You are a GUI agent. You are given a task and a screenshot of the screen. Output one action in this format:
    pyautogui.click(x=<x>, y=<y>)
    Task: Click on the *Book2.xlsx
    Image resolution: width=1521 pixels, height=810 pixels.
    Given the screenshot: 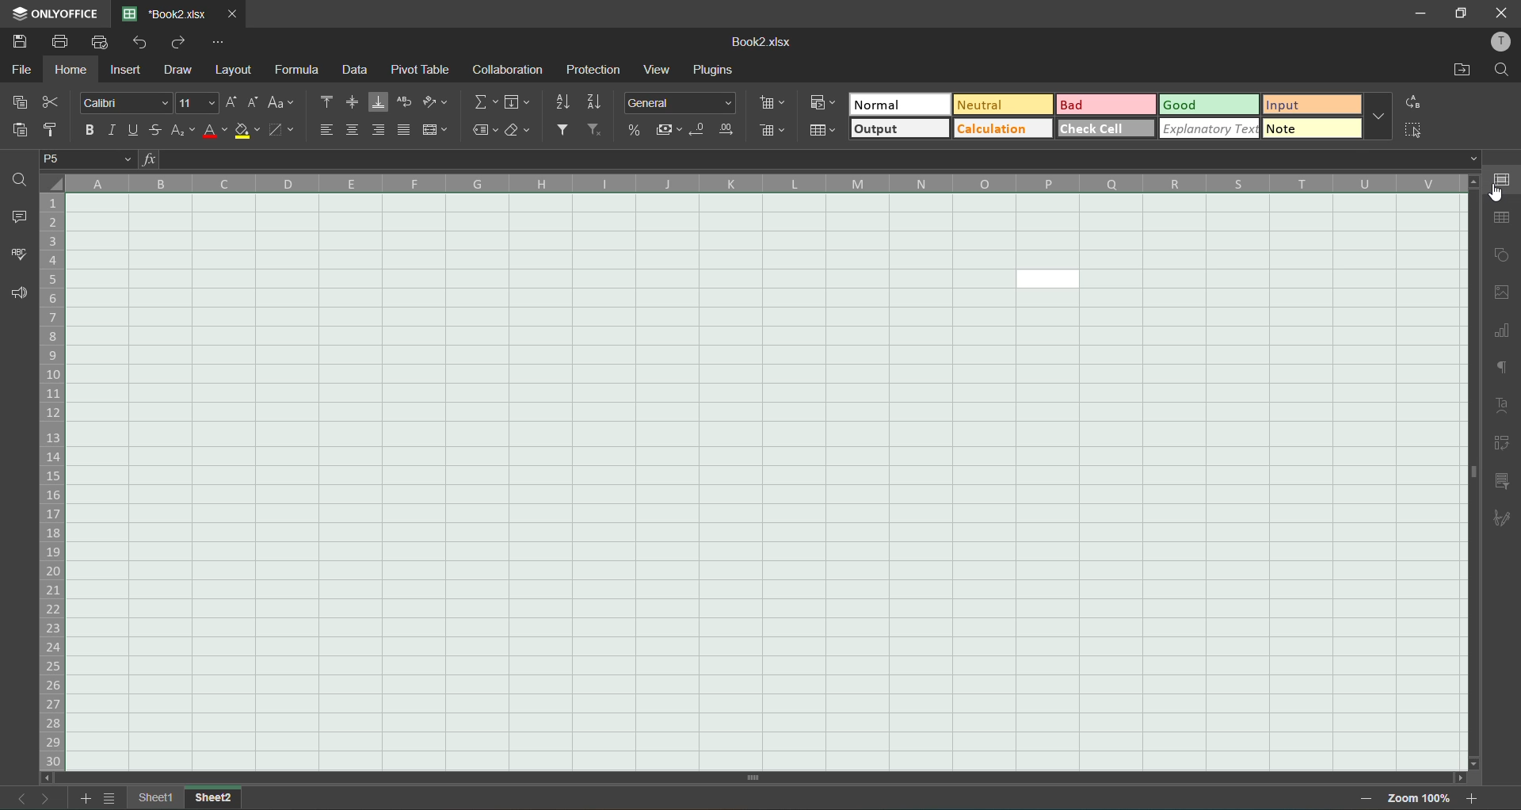 What is the action you would take?
    pyautogui.click(x=167, y=12)
    